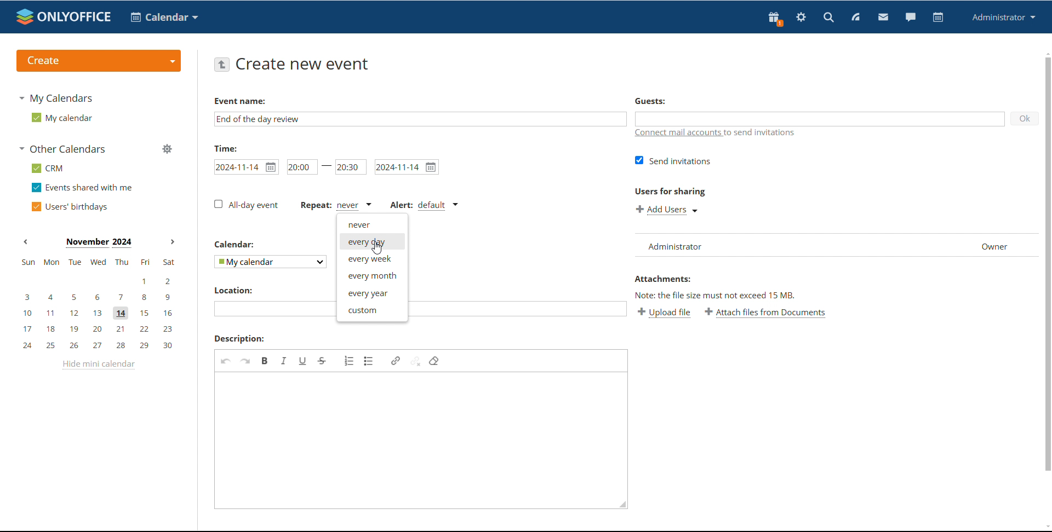 Image resolution: width=1052 pixels, height=532 pixels. Describe the element at coordinates (232, 290) in the screenshot. I see `location` at that location.